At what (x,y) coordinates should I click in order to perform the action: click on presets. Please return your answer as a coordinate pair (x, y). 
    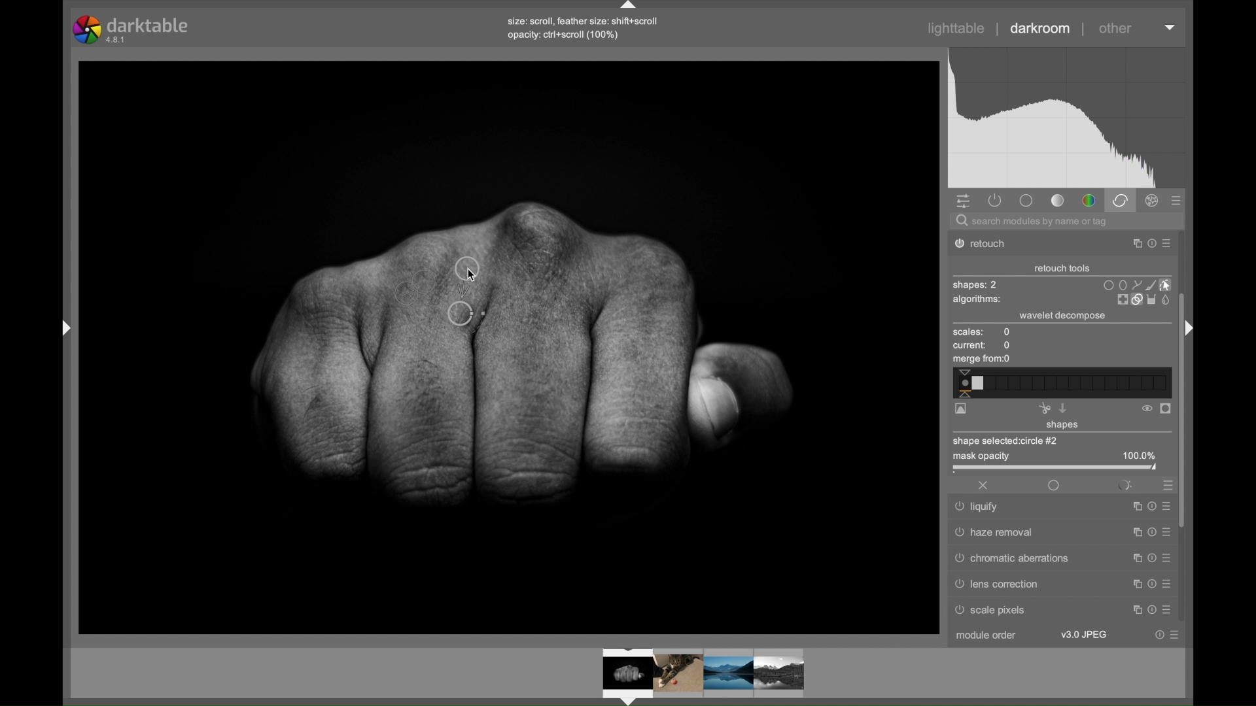
    Looking at the image, I should click on (1177, 201).